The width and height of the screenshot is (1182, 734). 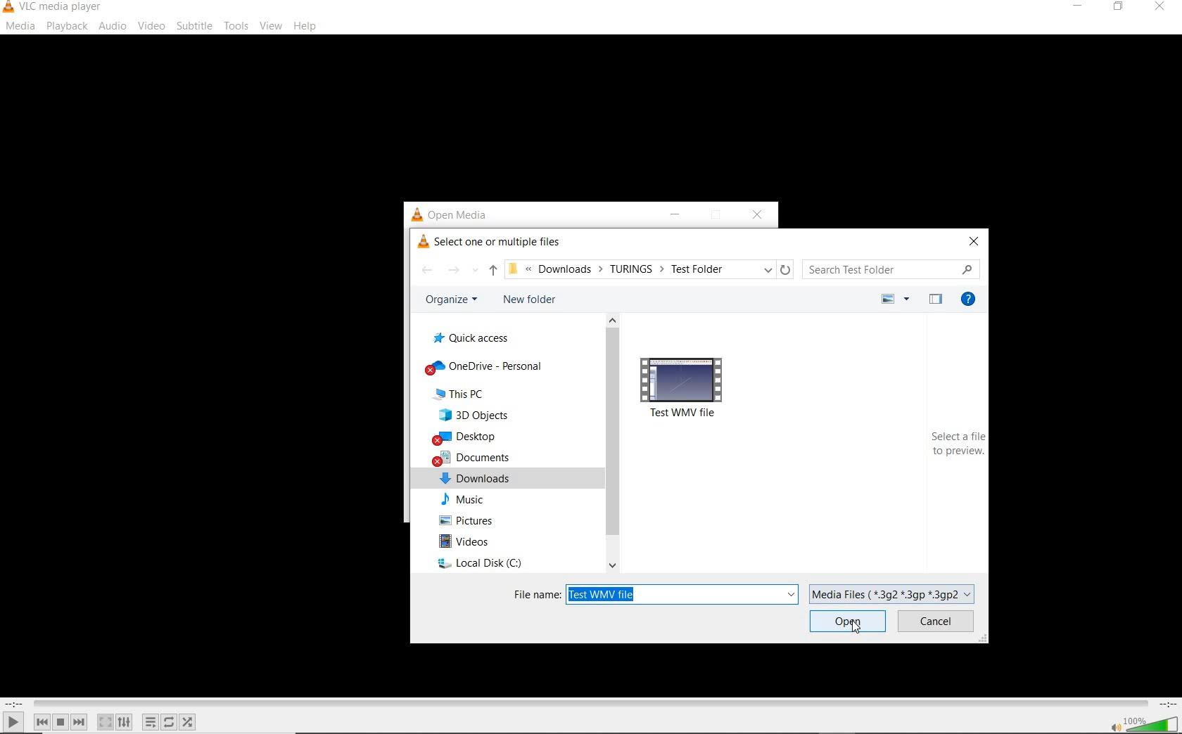 What do you see at coordinates (450, 215) in the screenshot?
I see `open media` at bounding box center [450, 215].